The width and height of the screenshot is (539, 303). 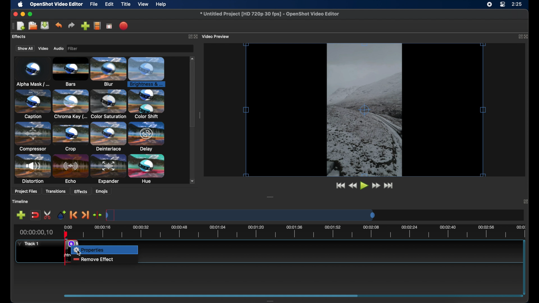 What do you see at coordinates (71, 71) in the screenshot?
I see `bars` at bounding box center [71, 71].